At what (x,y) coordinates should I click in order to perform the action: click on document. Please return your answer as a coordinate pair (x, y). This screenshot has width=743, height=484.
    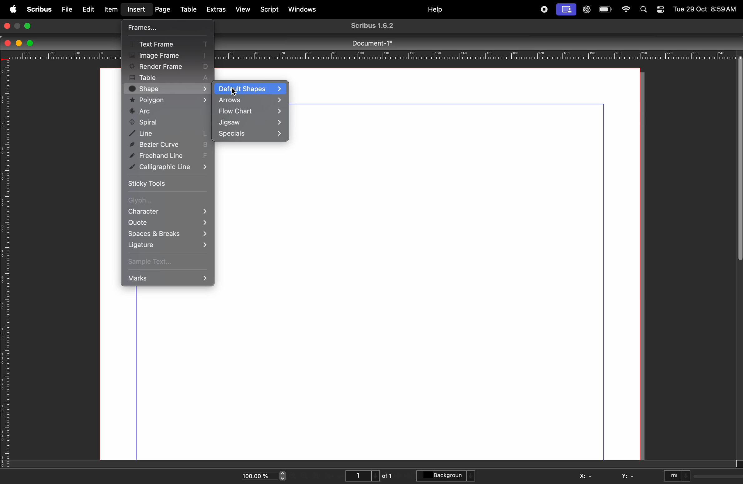
    Looking at the image, I should click on (468, 263).